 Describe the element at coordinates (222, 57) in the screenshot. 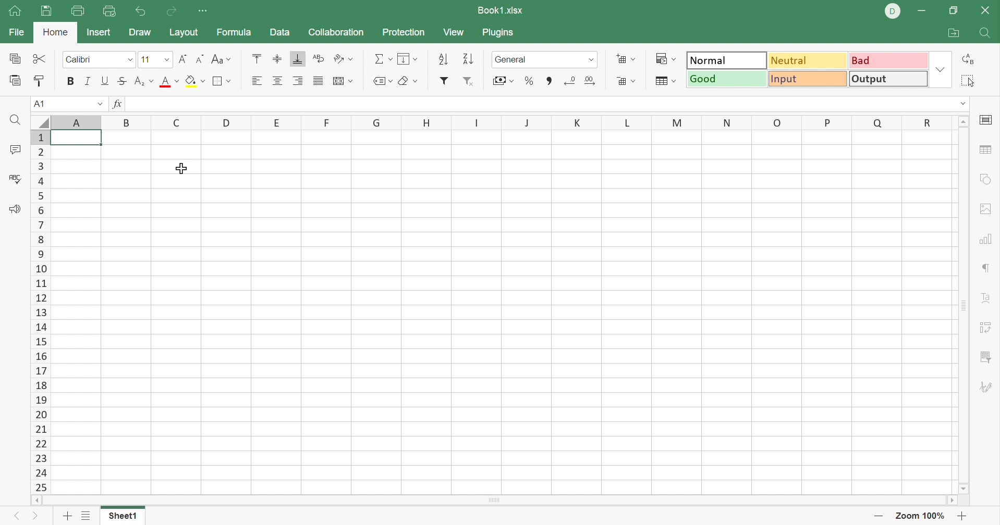

I see `Change case` at that location.